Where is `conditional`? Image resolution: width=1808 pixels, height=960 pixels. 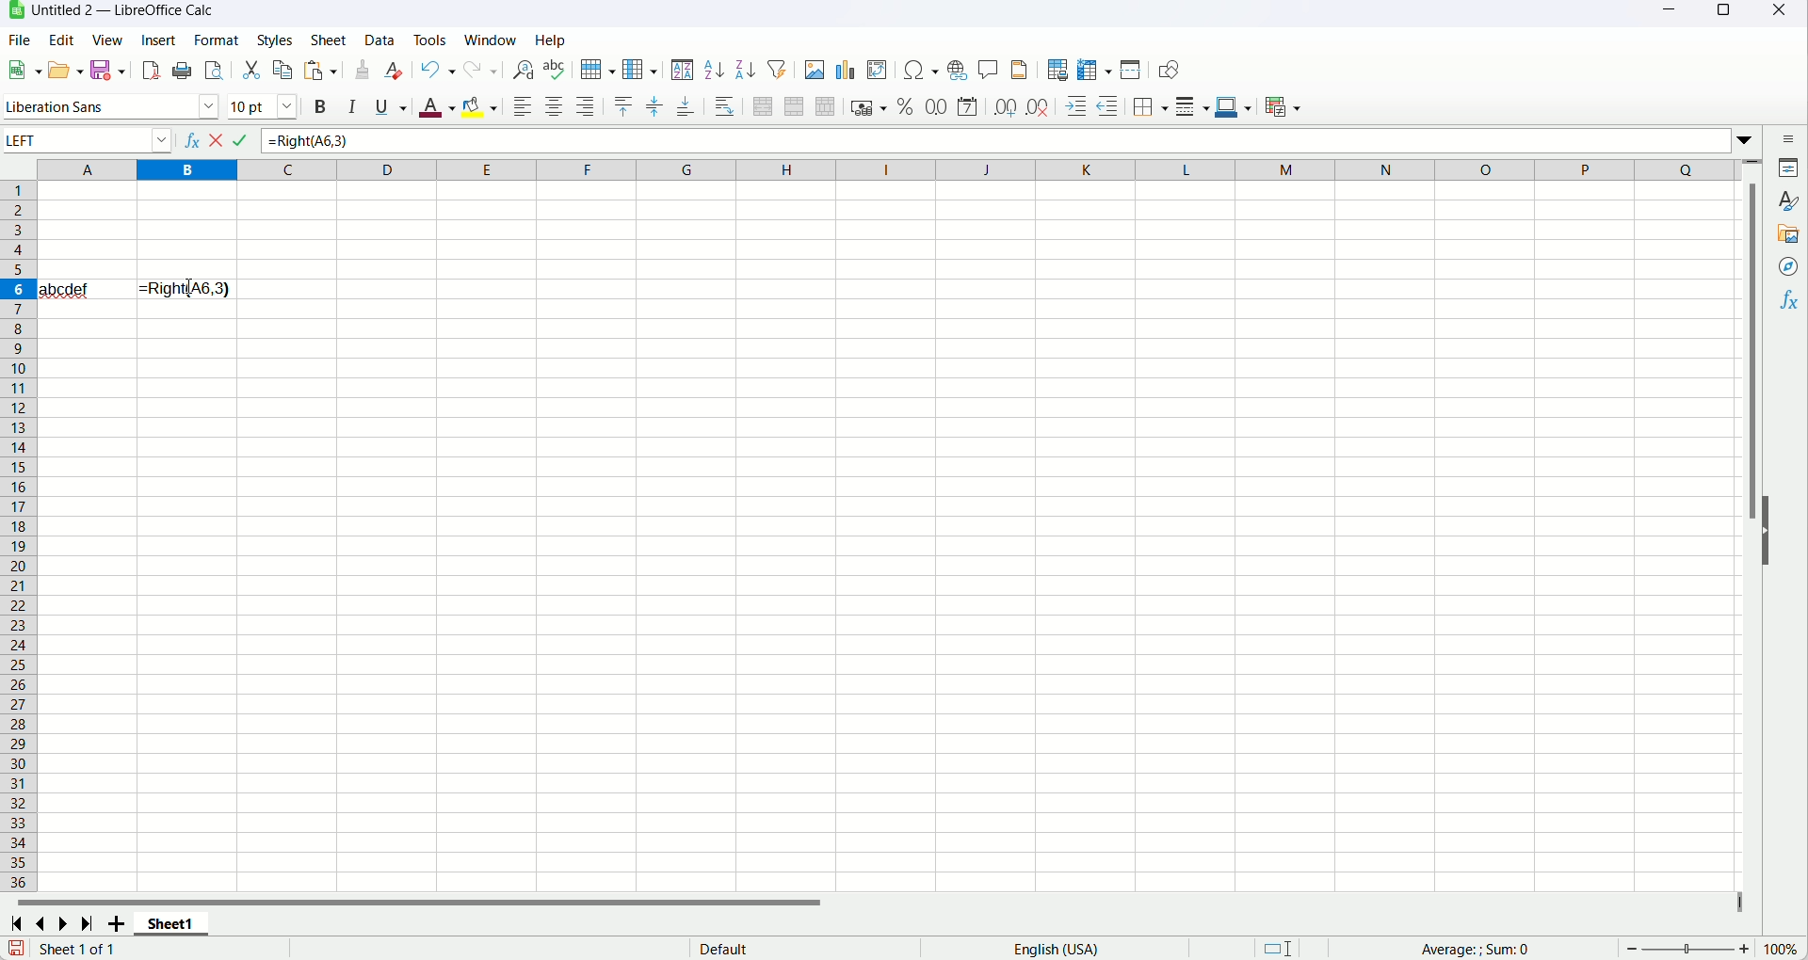 conditional is located at coordinates (1283, 108).